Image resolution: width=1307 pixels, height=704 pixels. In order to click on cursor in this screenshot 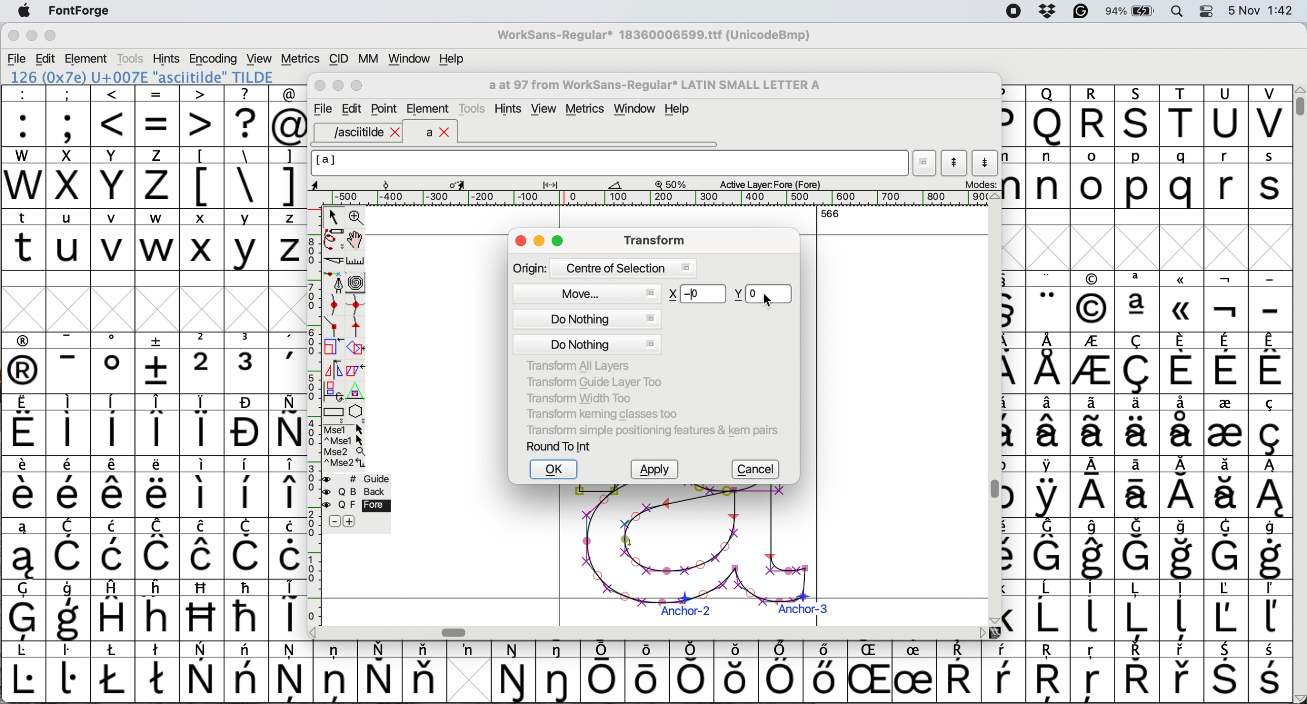, I will do `click(771, 300)`.